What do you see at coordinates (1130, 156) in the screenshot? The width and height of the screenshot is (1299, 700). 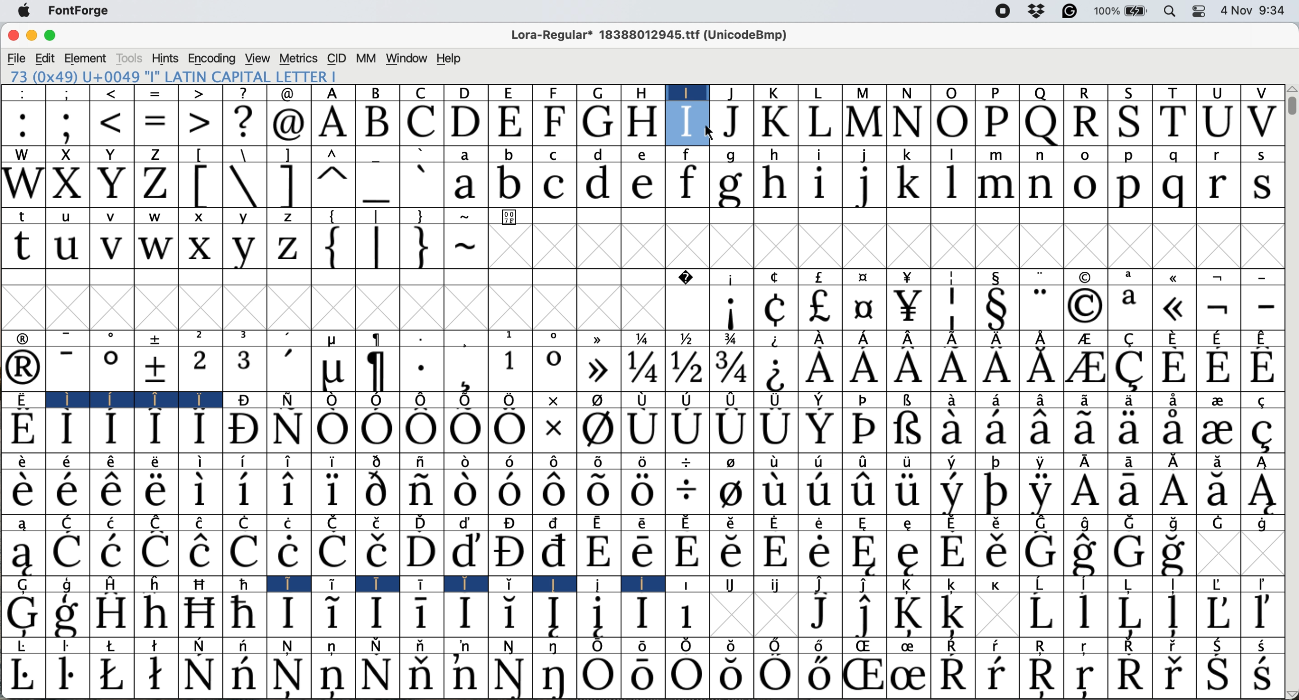 I see `p` at bounding box center [1130, 156].